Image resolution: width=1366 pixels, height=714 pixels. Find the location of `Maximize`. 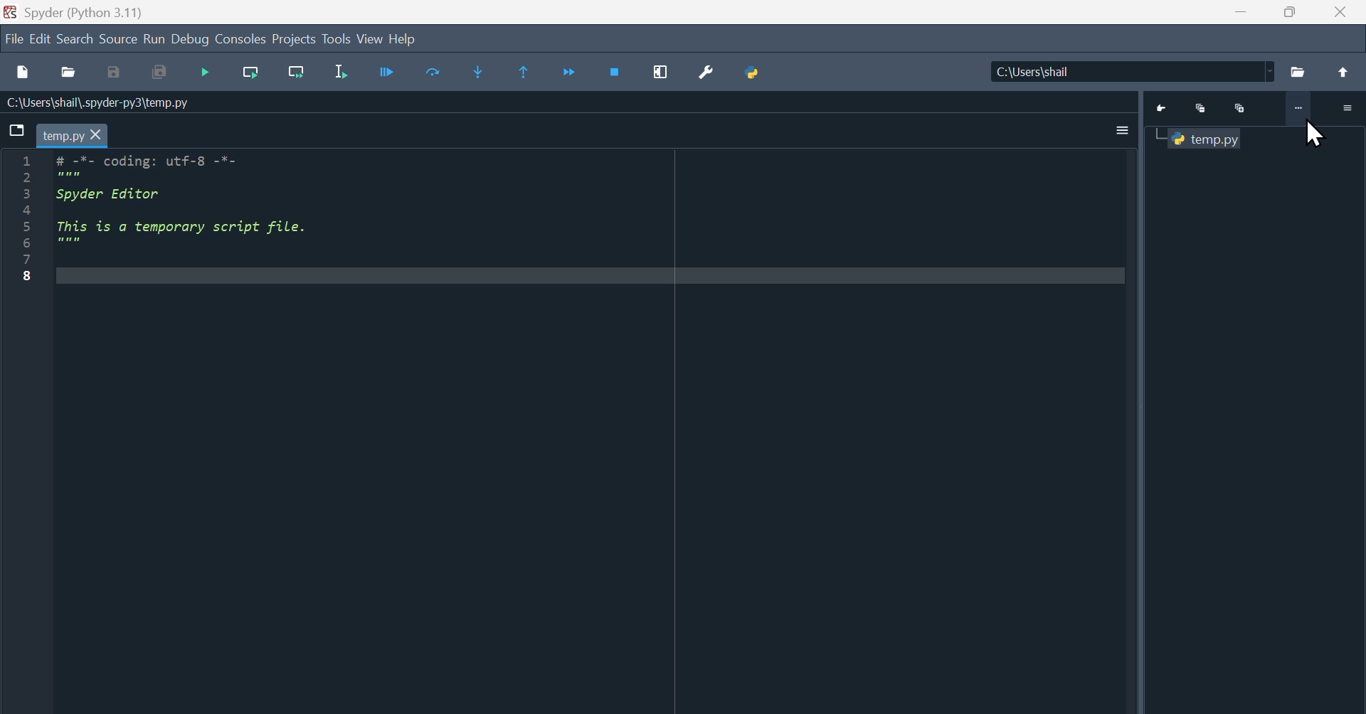

Maximize is located at coordinates (1291, 12).